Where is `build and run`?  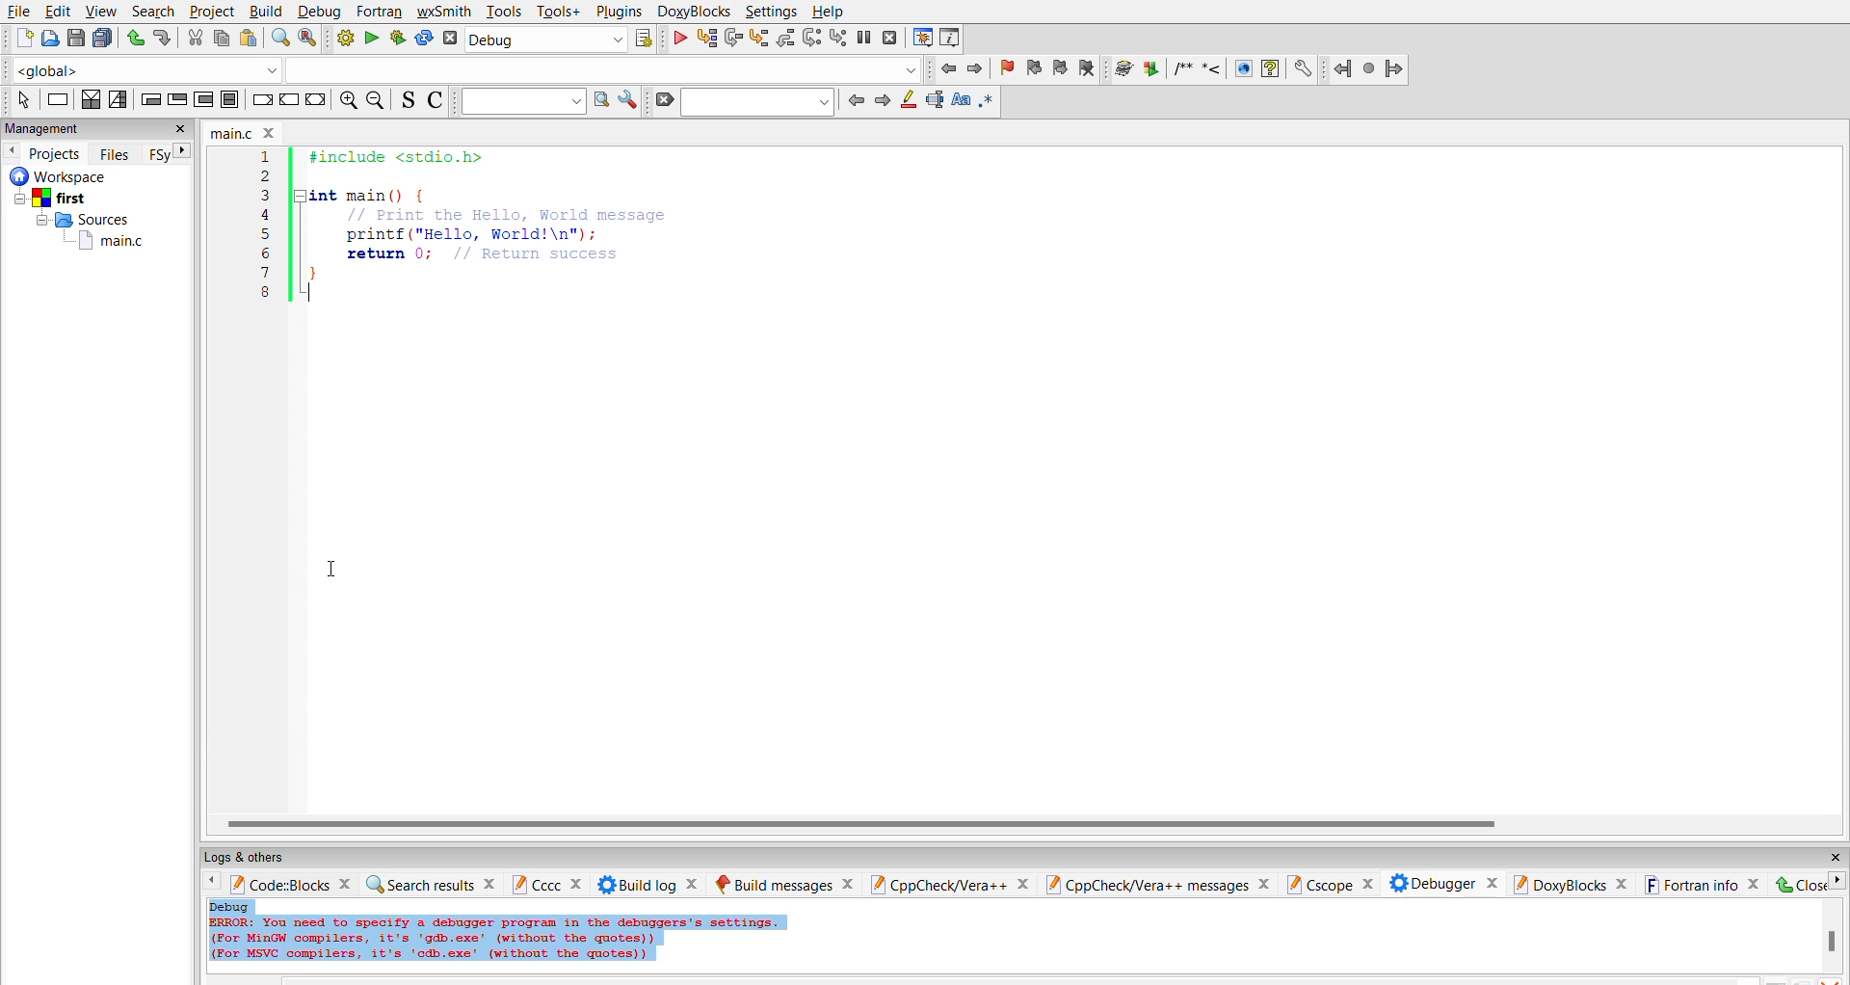
build and run is located at coordinates (396, 38).